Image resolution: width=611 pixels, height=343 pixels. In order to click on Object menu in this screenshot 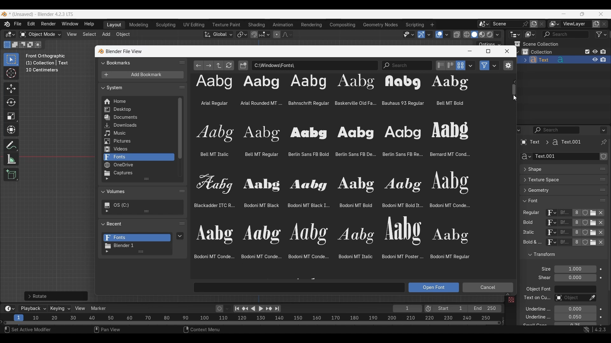, I will do `click(123, 35)`.